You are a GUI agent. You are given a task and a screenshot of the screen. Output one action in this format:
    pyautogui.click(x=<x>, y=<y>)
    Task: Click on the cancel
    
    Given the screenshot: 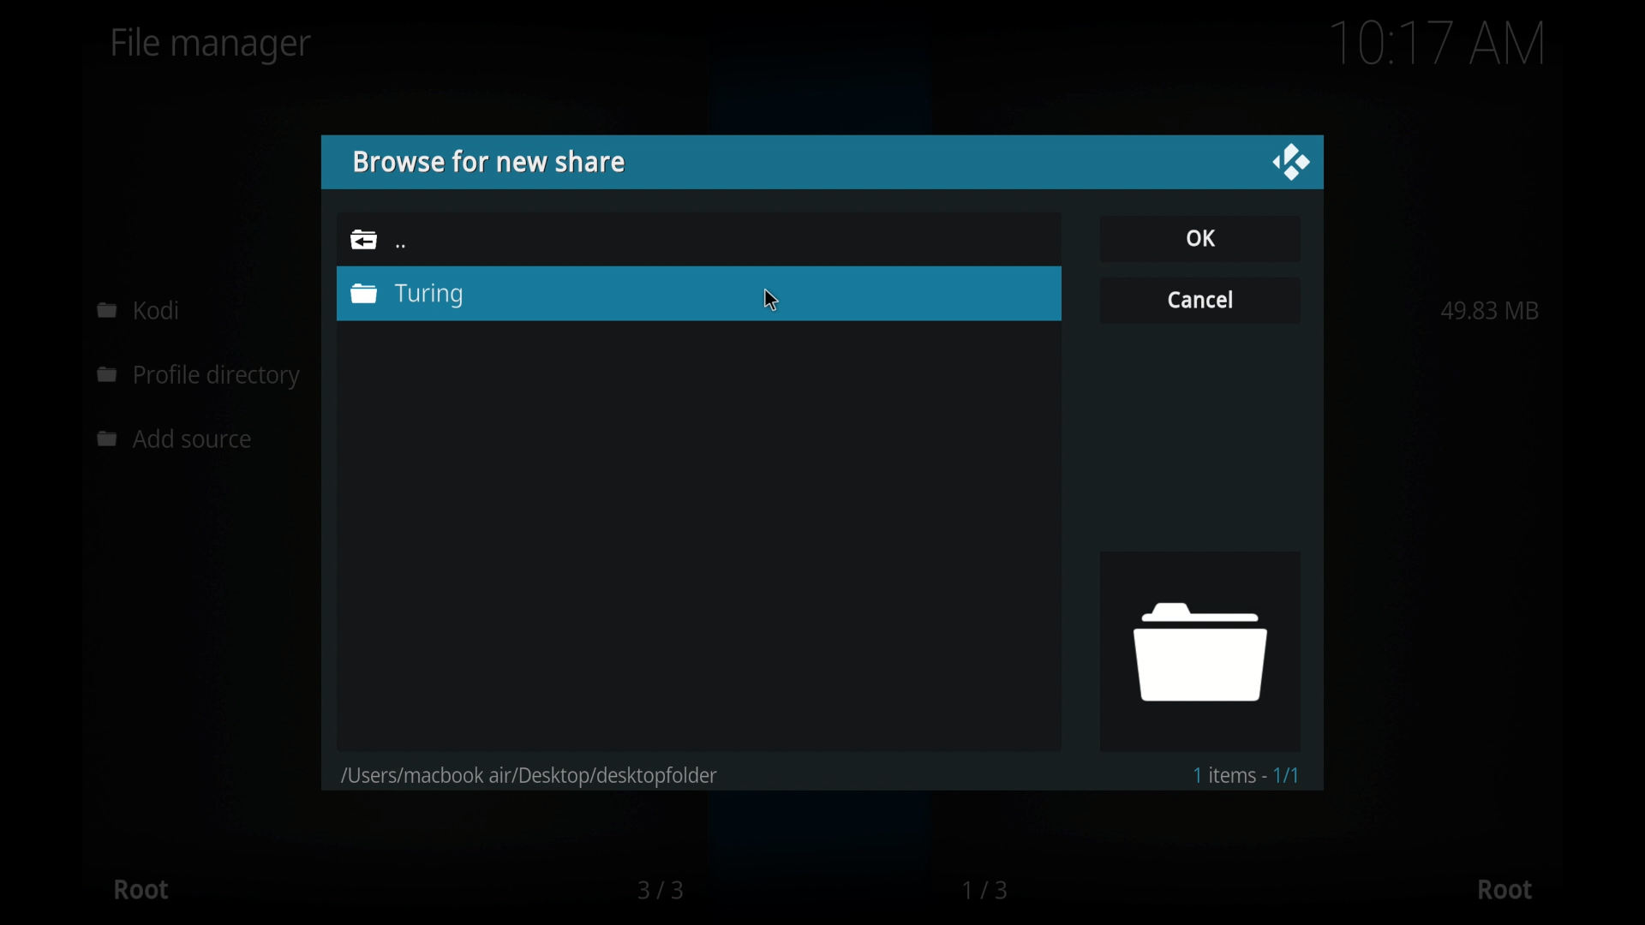 What is the action you would take?
    pyautogui.click(x=1199, y=298)
    